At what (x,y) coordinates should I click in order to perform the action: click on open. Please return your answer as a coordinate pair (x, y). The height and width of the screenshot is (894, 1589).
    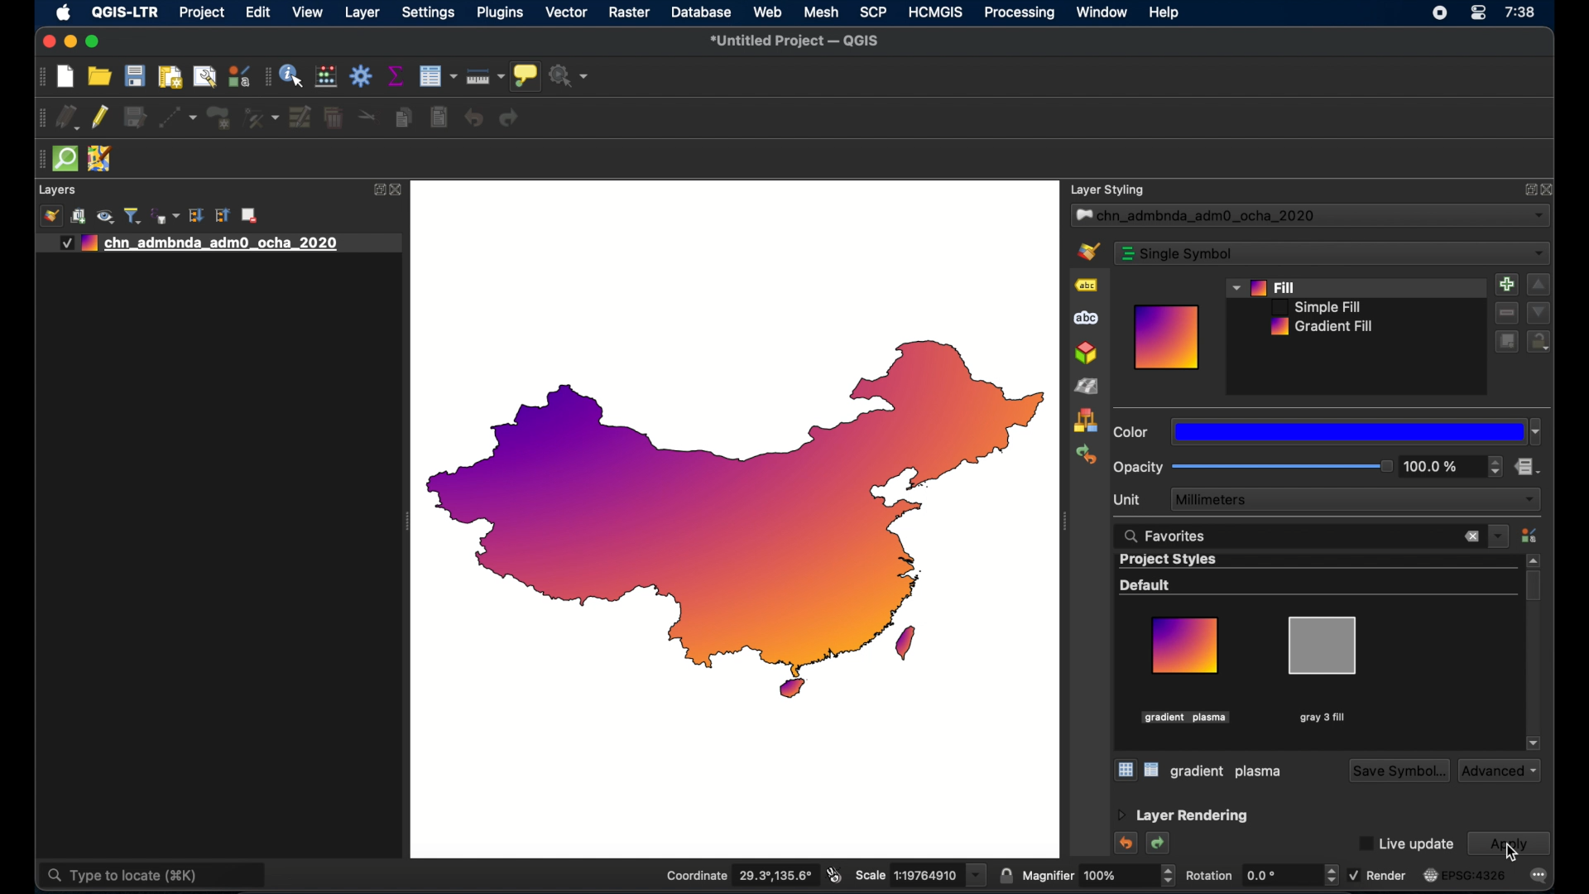
    Looking at the image, I should click on (100, 75).